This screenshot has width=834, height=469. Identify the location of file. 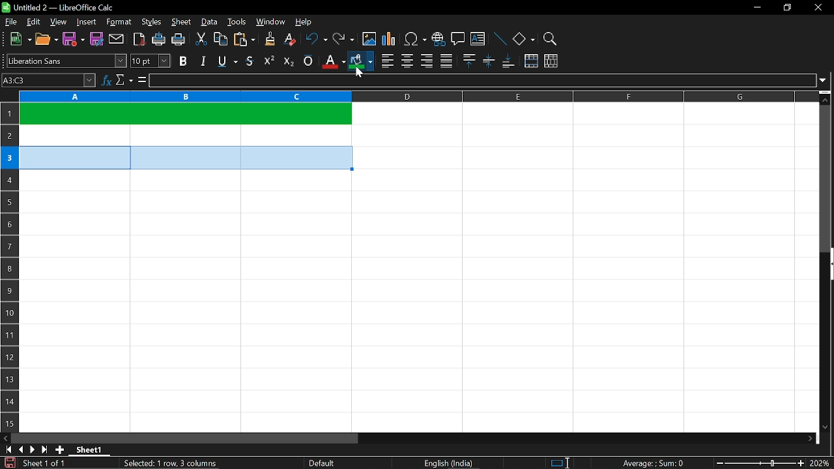
(11, 21).